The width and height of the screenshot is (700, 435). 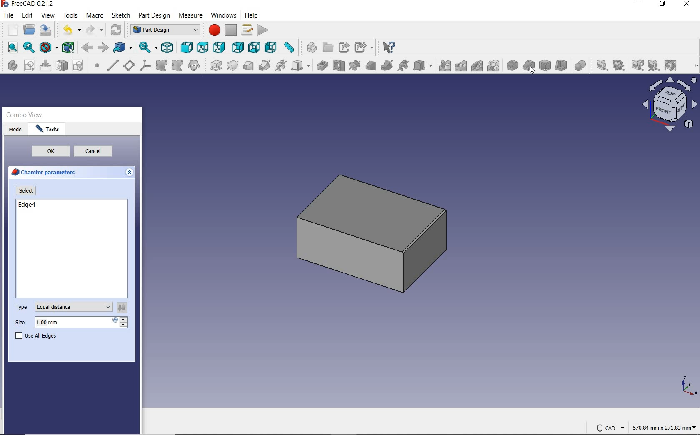 I want to click on toggle all, so click(x=670, y=65).